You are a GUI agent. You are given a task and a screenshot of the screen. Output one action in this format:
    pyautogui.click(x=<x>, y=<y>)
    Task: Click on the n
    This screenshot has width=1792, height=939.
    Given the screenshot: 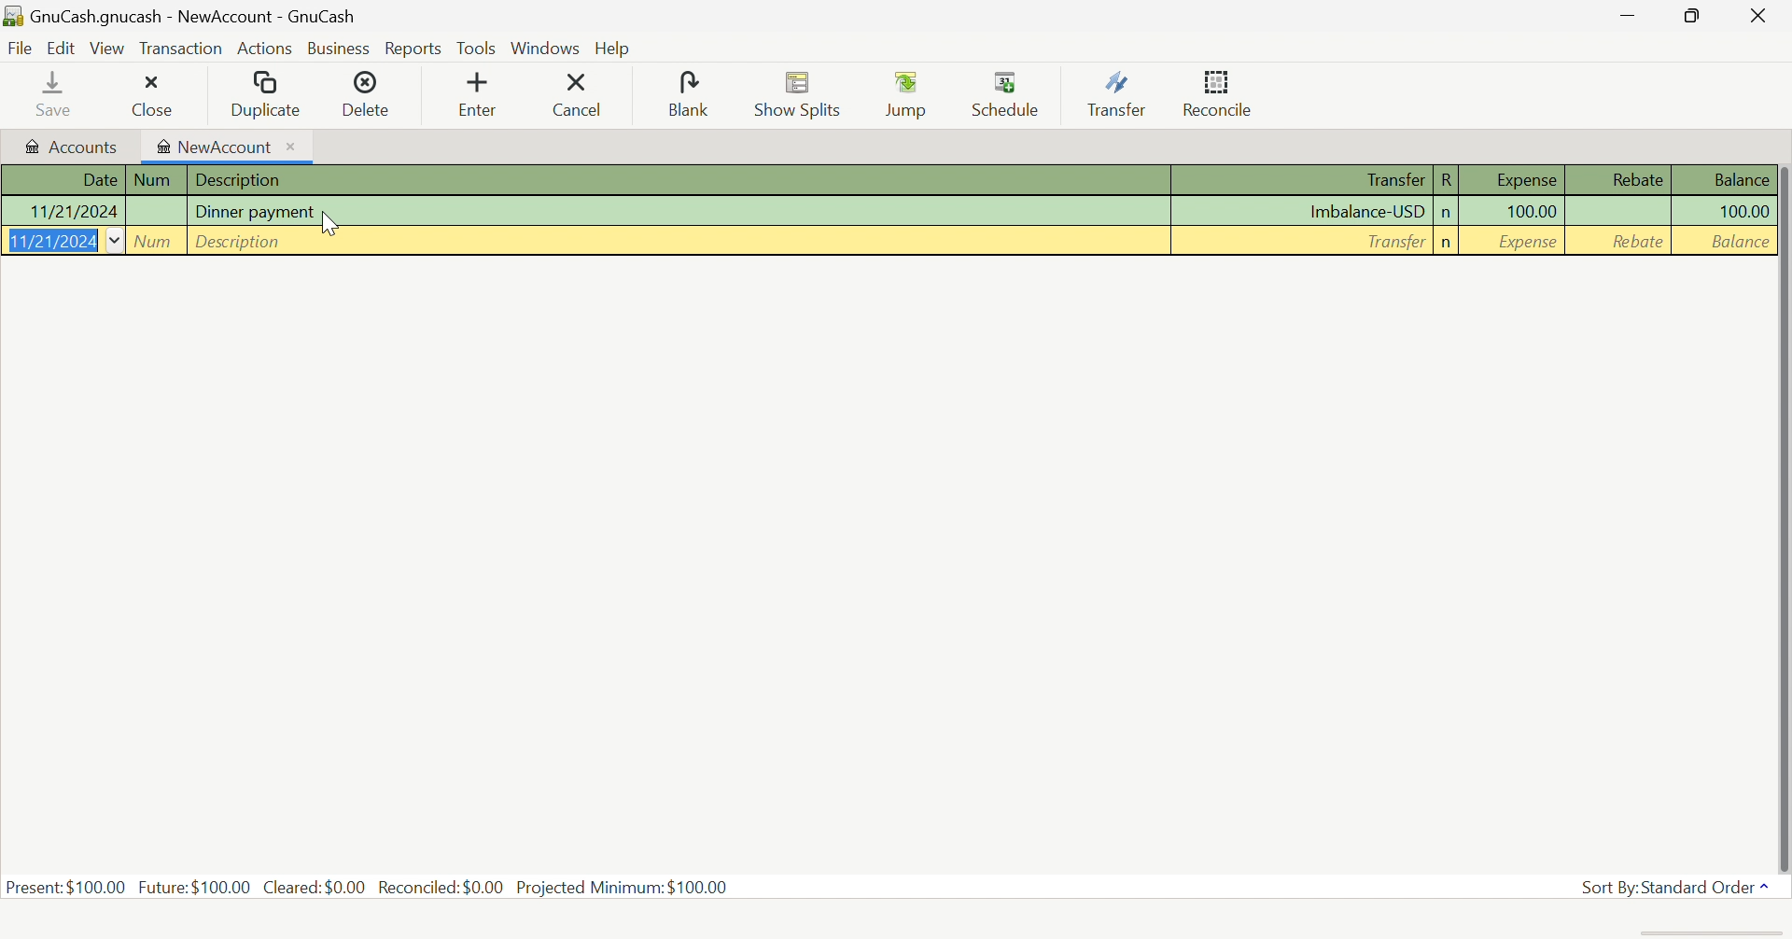 What is the action you would take?
    pyautogui.click(x=1449, y=245)
    